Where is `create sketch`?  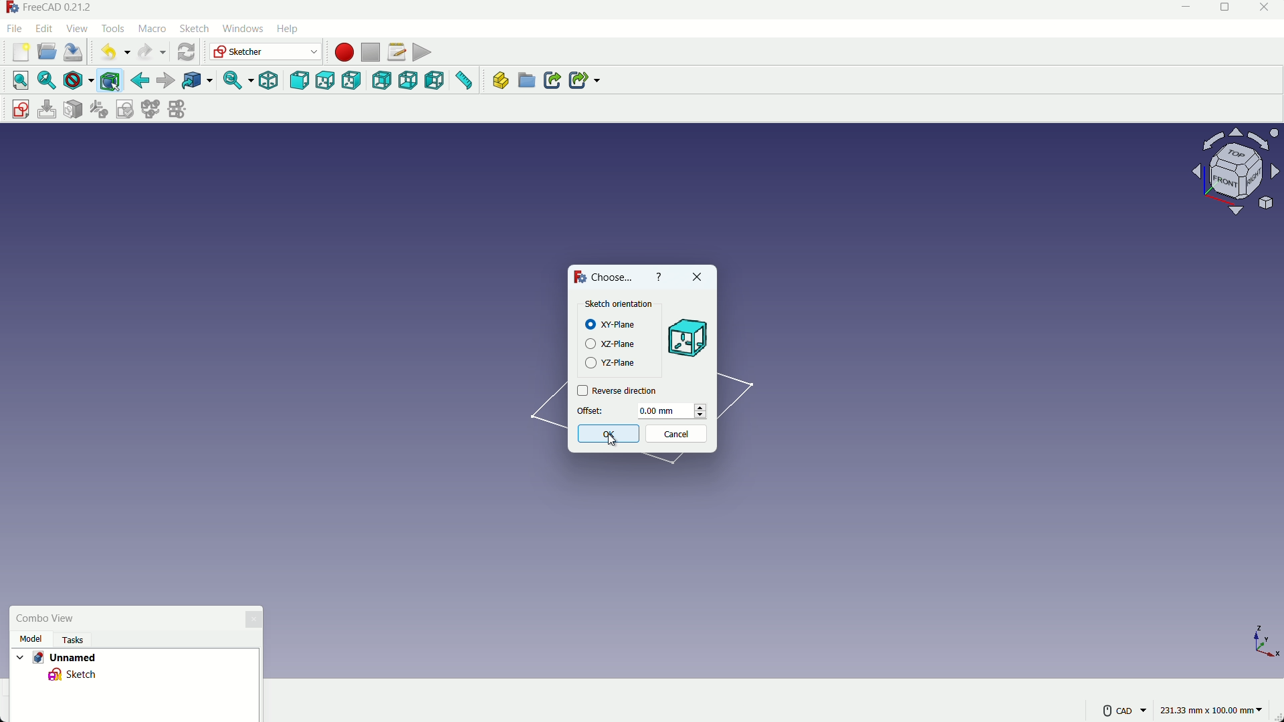 create sketch is located at coordinates (22, 110).